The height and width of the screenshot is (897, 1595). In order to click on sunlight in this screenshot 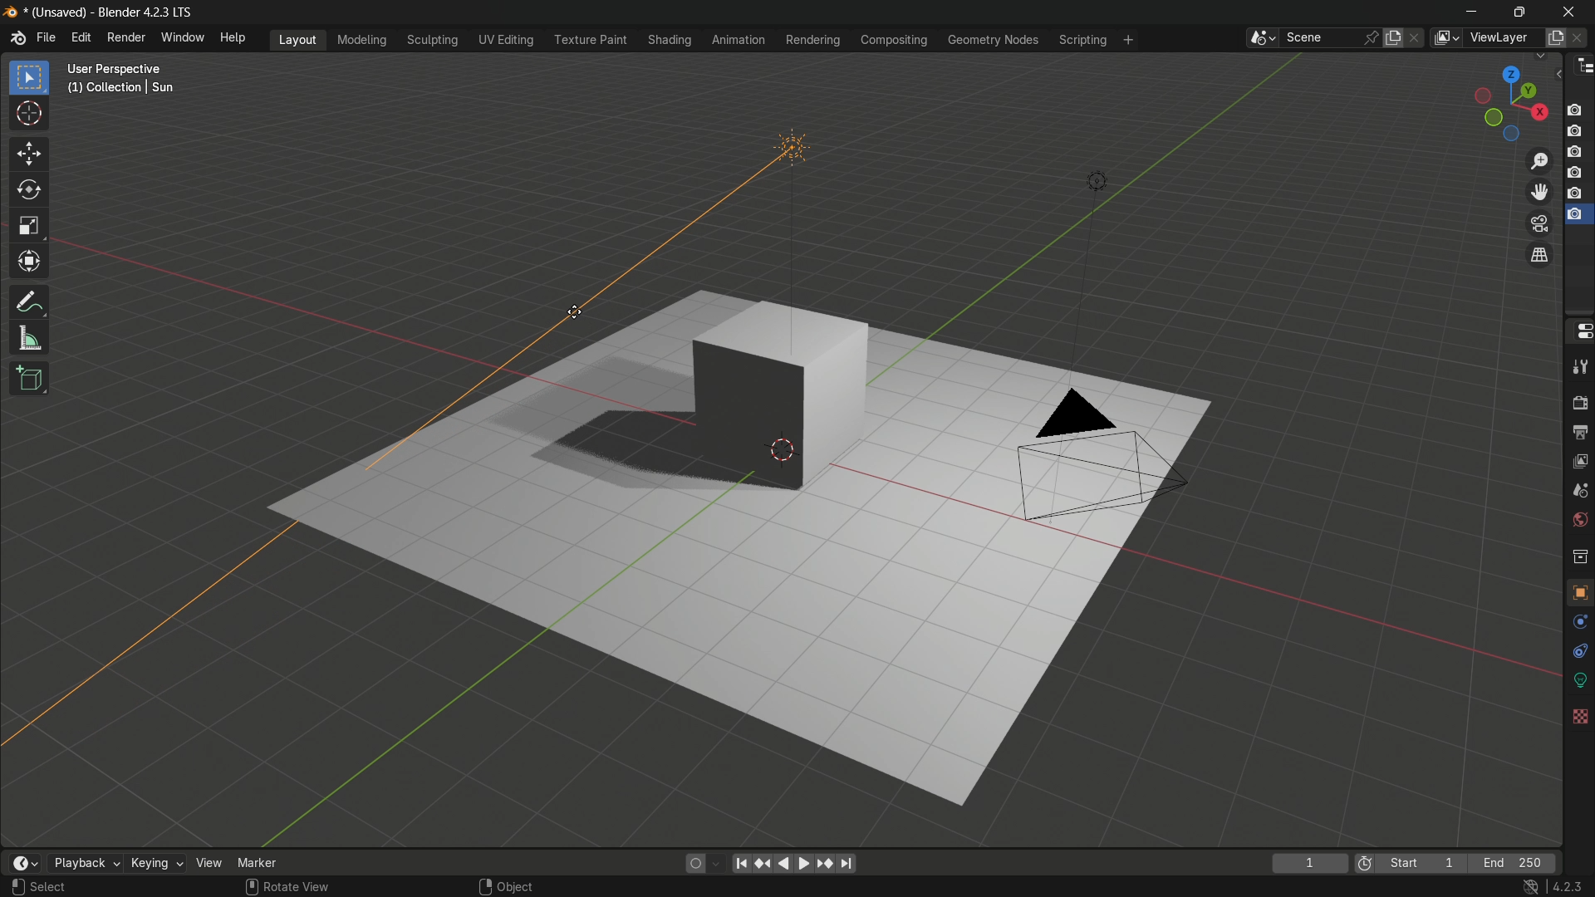, I will do `click(792, 210)`.